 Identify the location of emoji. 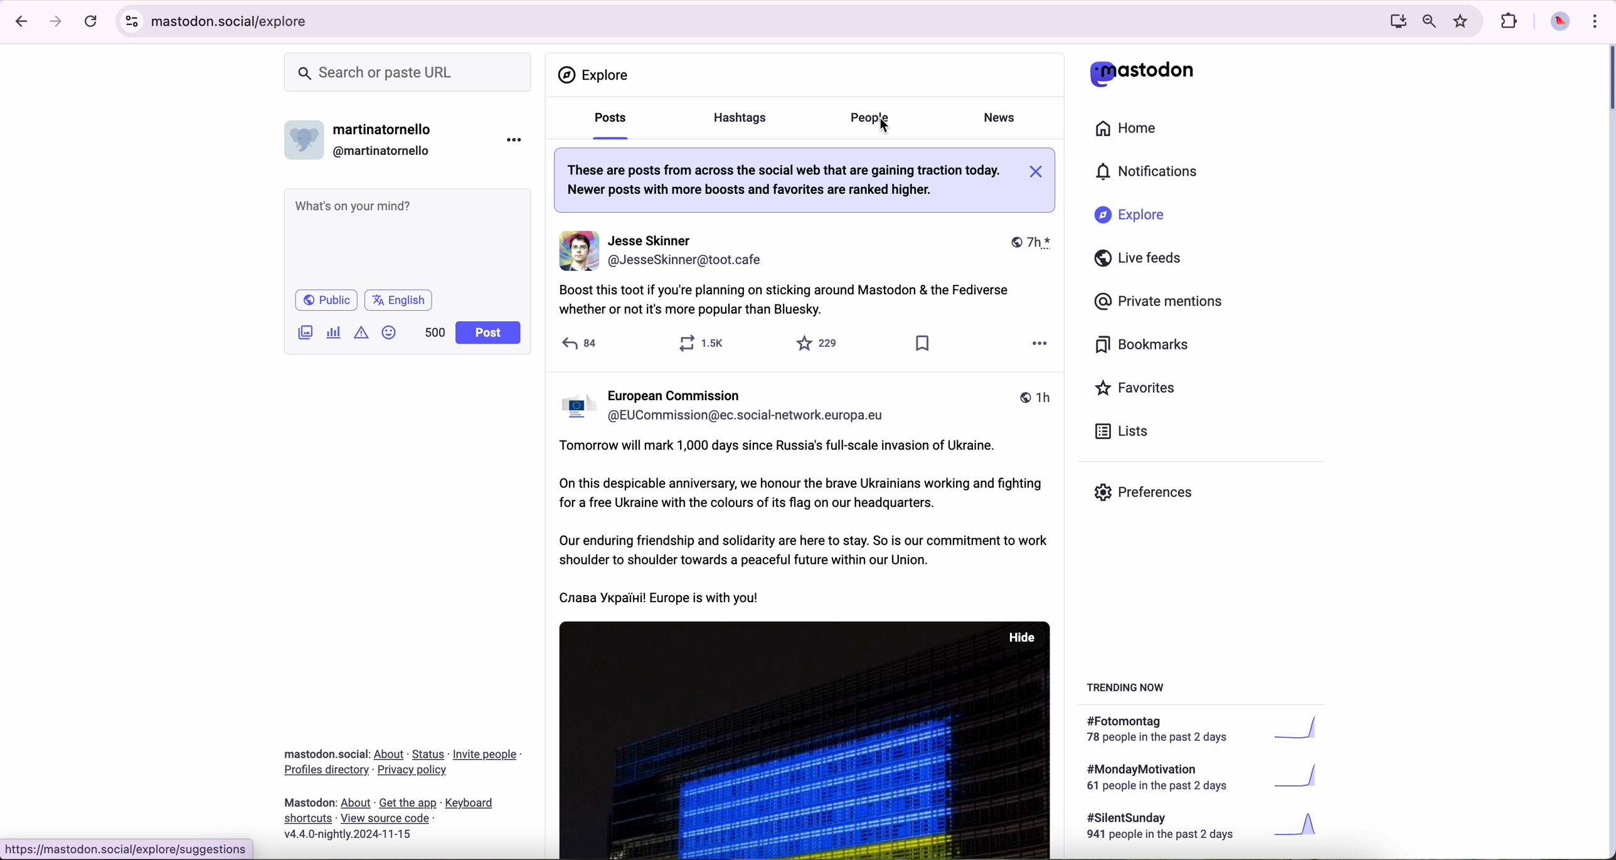
(390, 332).